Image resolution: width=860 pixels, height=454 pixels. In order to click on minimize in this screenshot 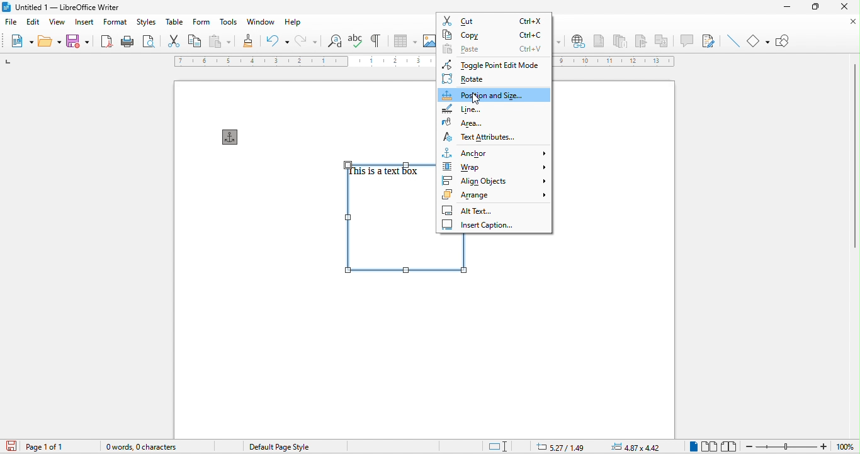, I will do `click(787, 7)`.